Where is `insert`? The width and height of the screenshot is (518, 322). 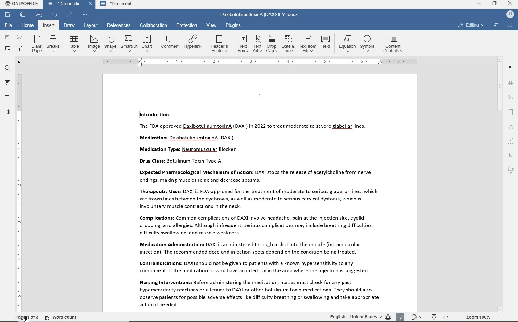
insert is located at coordinates (48, 25).